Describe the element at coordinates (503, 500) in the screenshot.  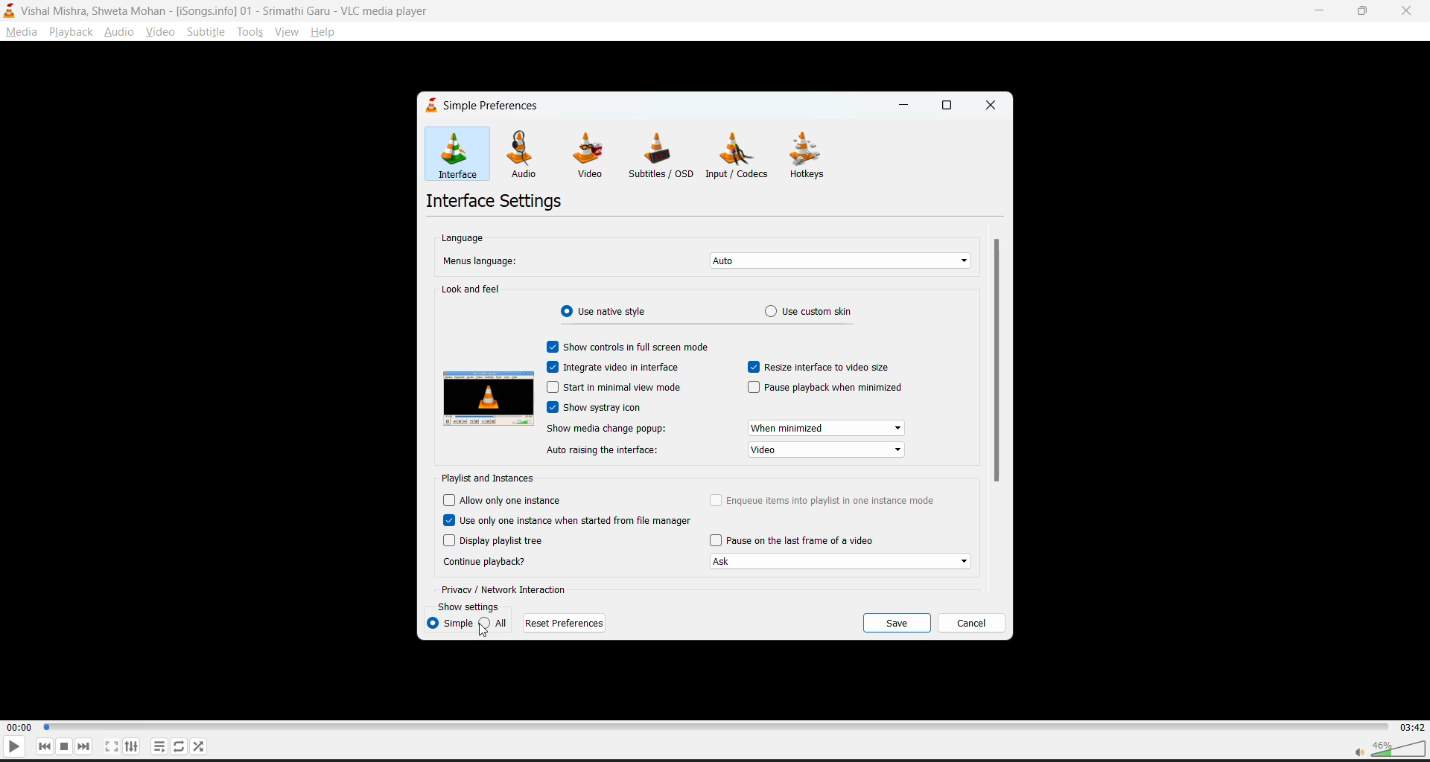
I see `allow only one instance` at that location.